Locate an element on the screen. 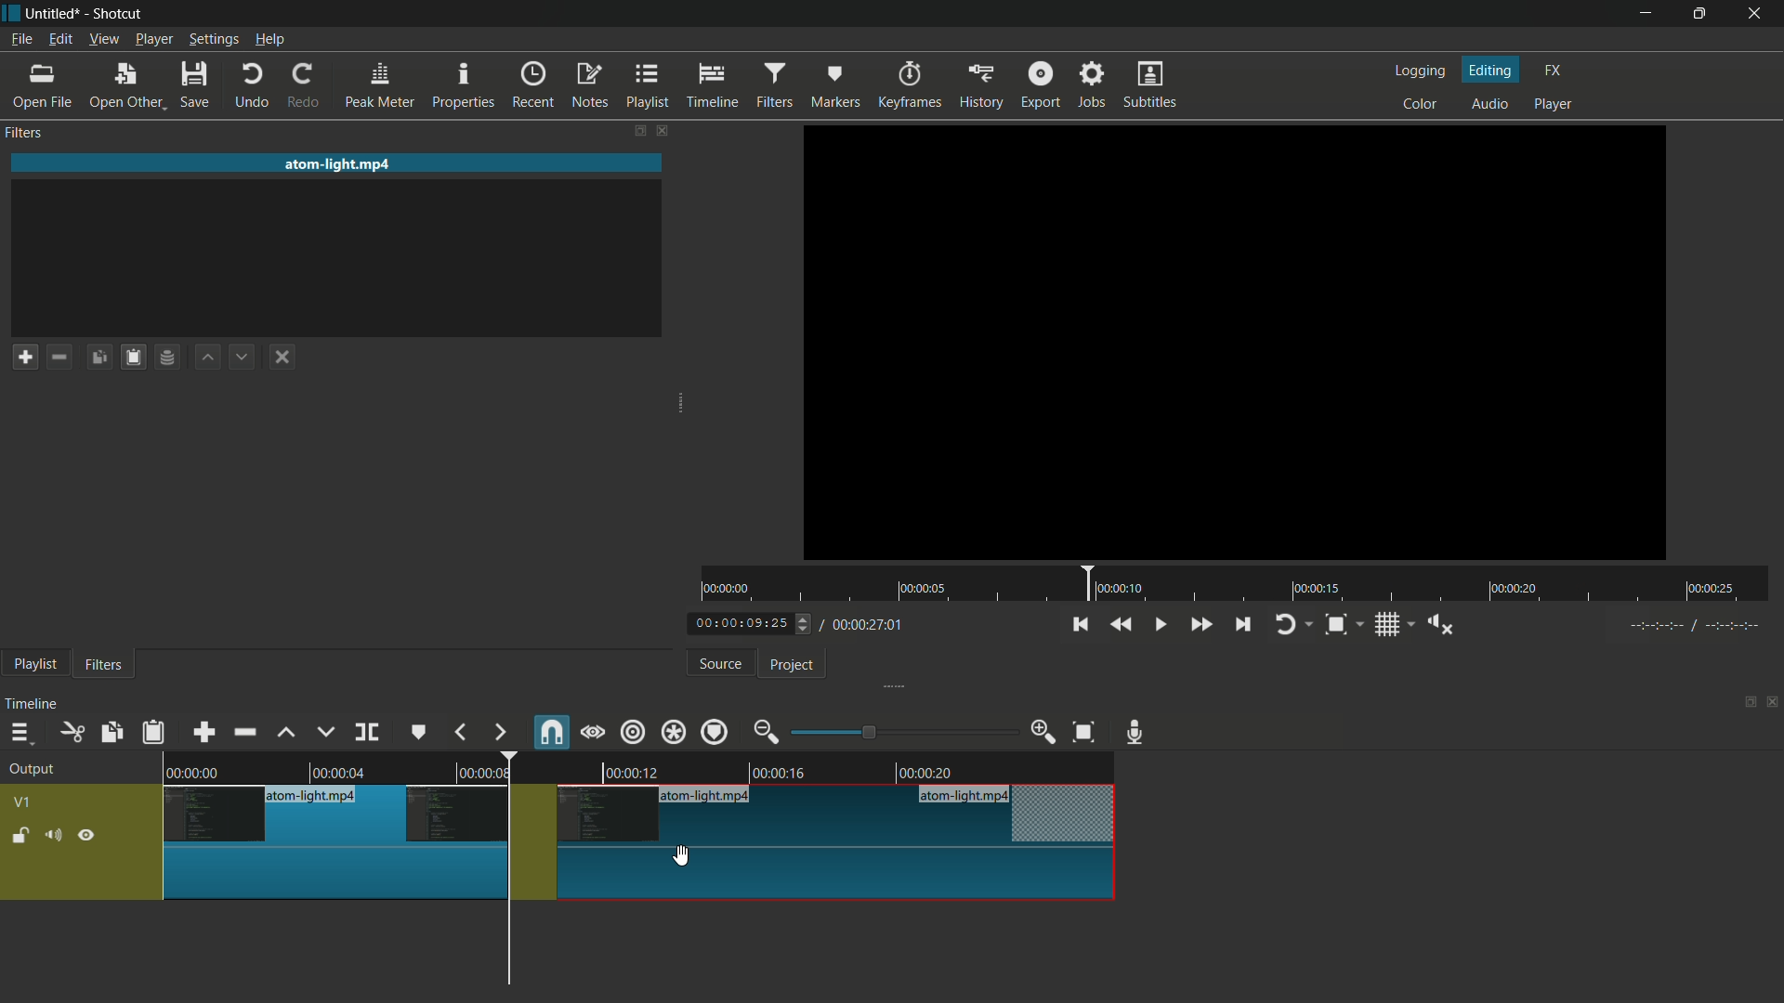 Image resolution: width=1784 pixels, height=1003 pixels. paste filters is located at coordinates (137, 357).